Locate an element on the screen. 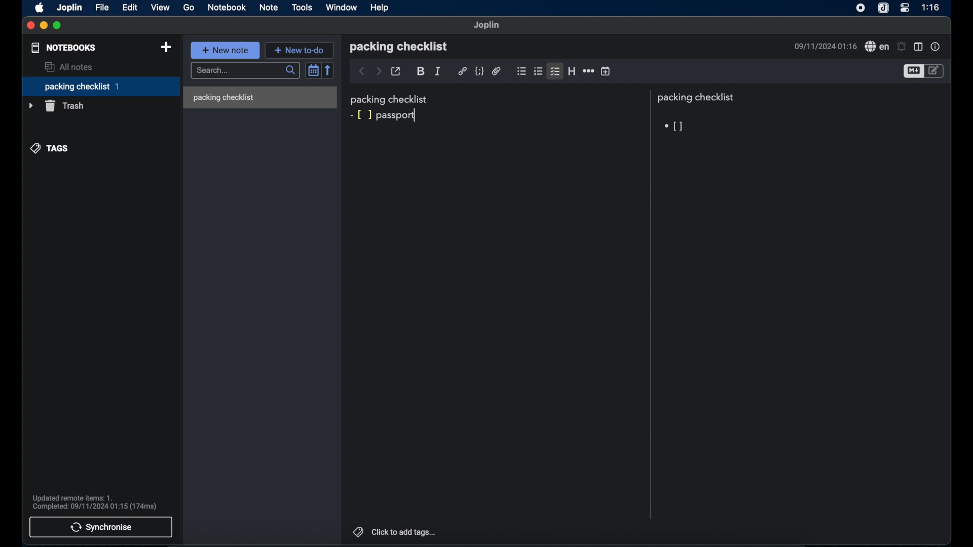  back is located at coordinates (362, 71).